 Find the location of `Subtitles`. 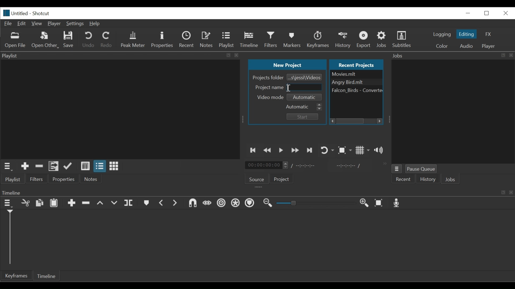

Subtitles is located at coordinates (402, 39).